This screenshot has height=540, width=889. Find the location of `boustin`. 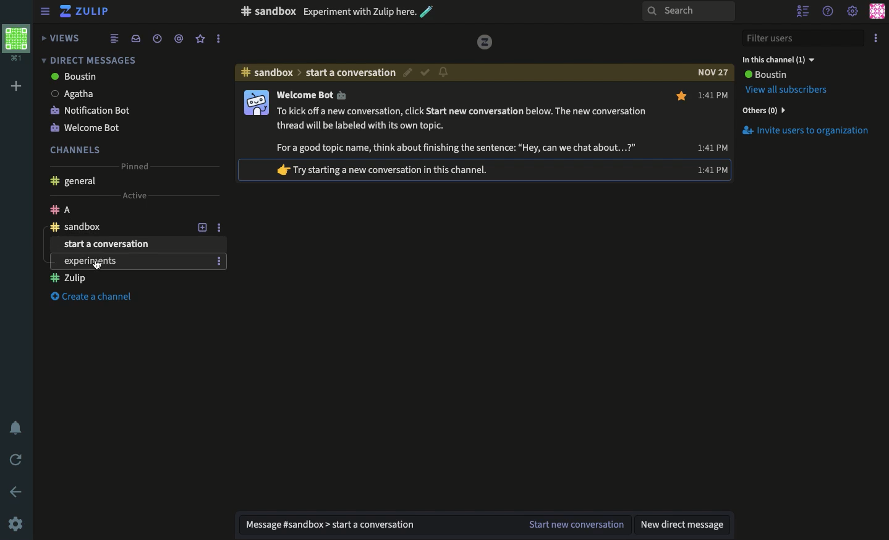

boustin is located at coordinates (116, 77).